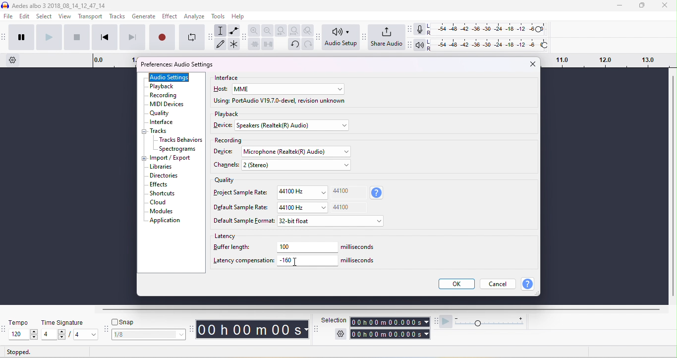  What do you see at coordinates (158, 202) in the screenshot?
I see `cloud` at bounding box center [158, 202].